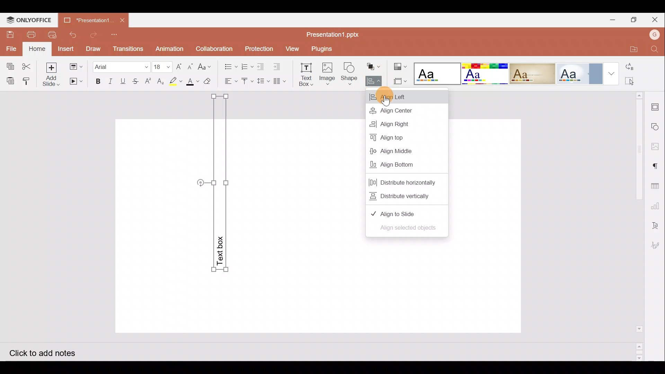  I want to click on Font color, so click(192, 82).